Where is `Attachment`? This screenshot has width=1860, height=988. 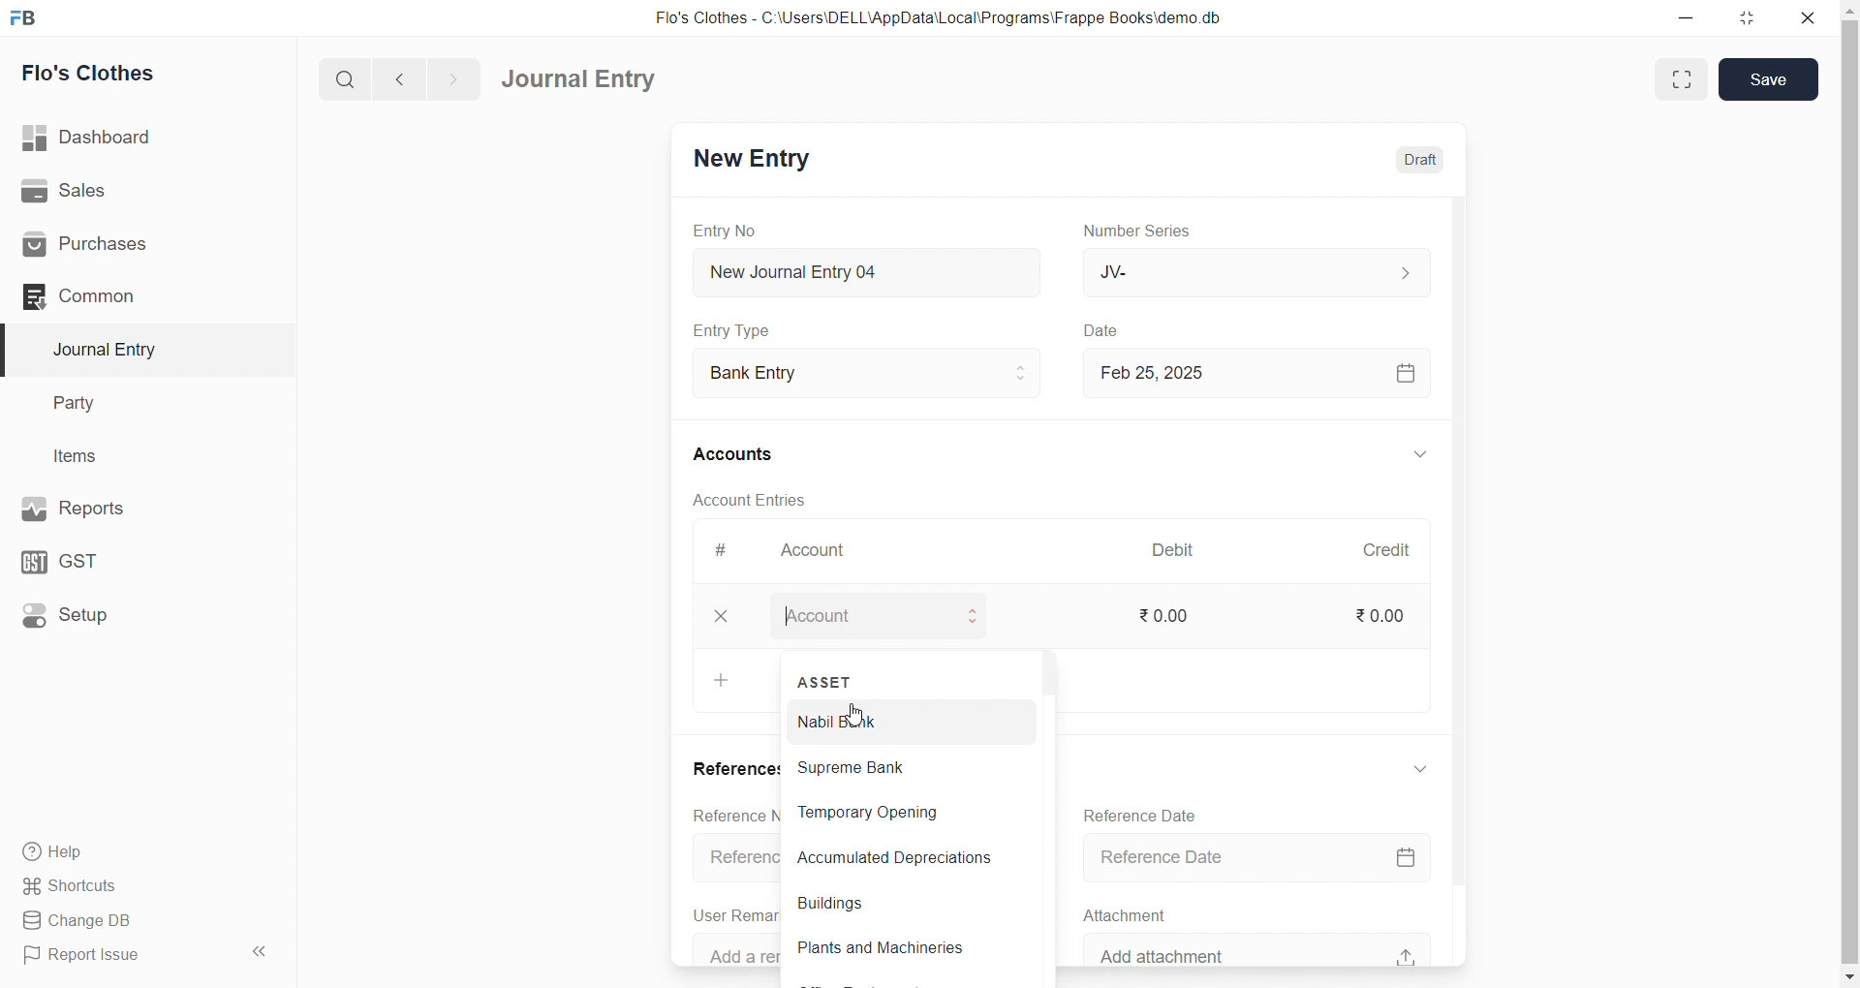
Attachment is located at coordinates (1126, 912).